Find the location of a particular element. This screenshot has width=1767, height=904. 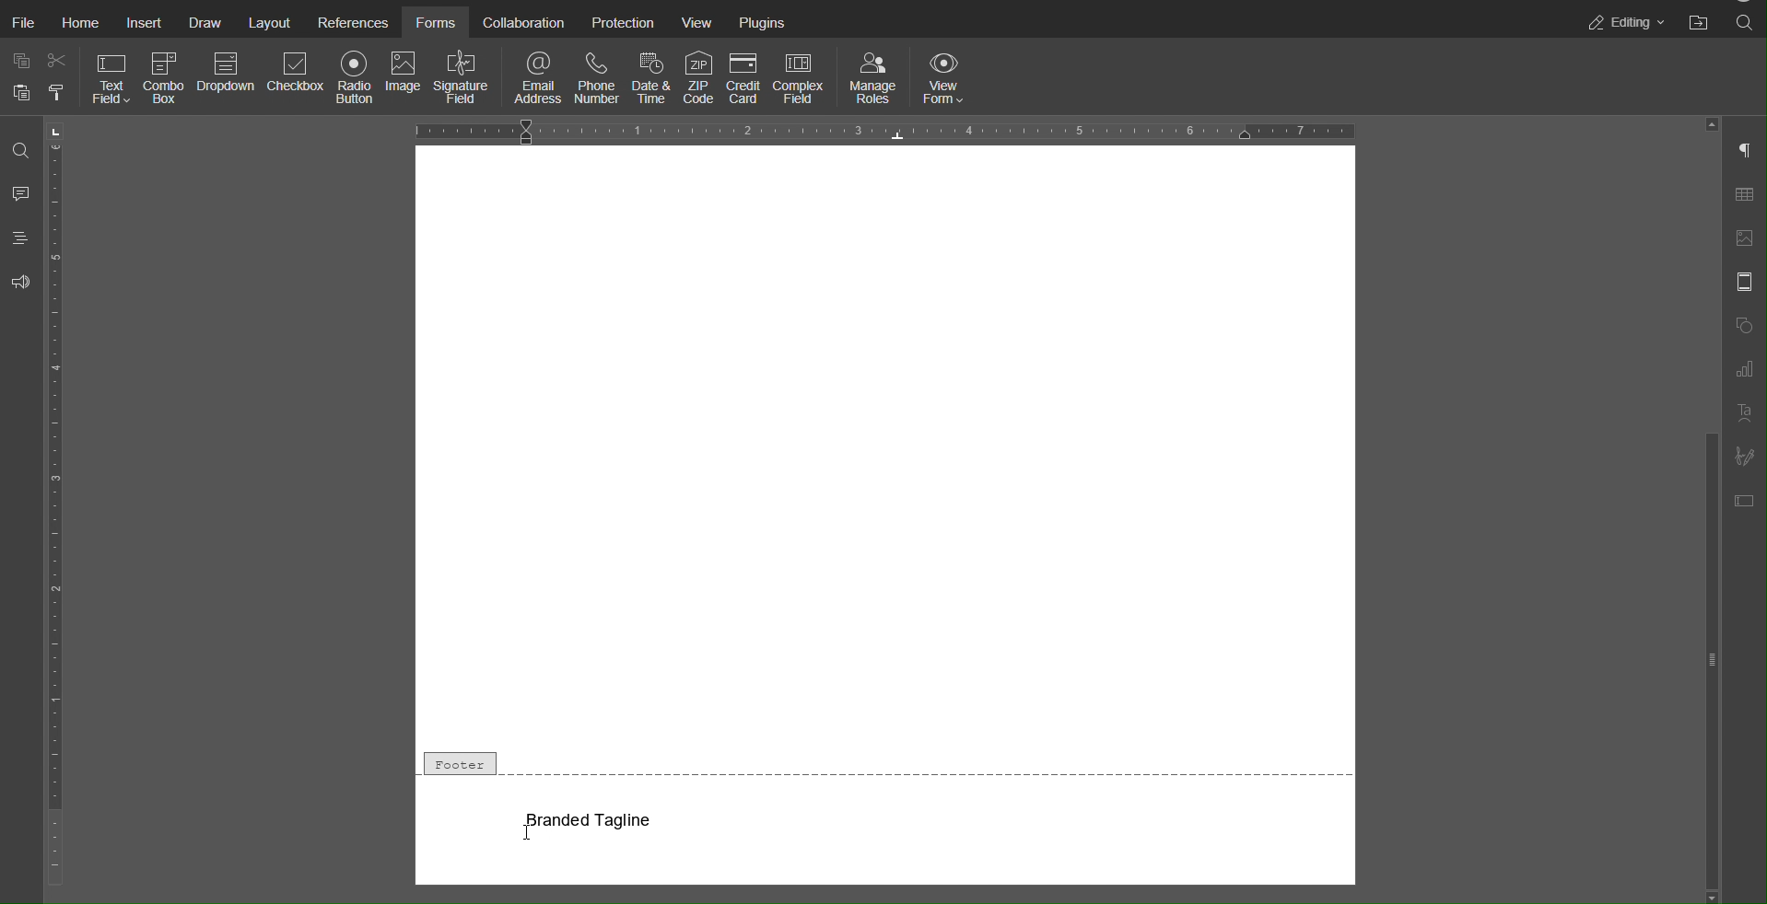

Draw is located at coordinates (211, 21).